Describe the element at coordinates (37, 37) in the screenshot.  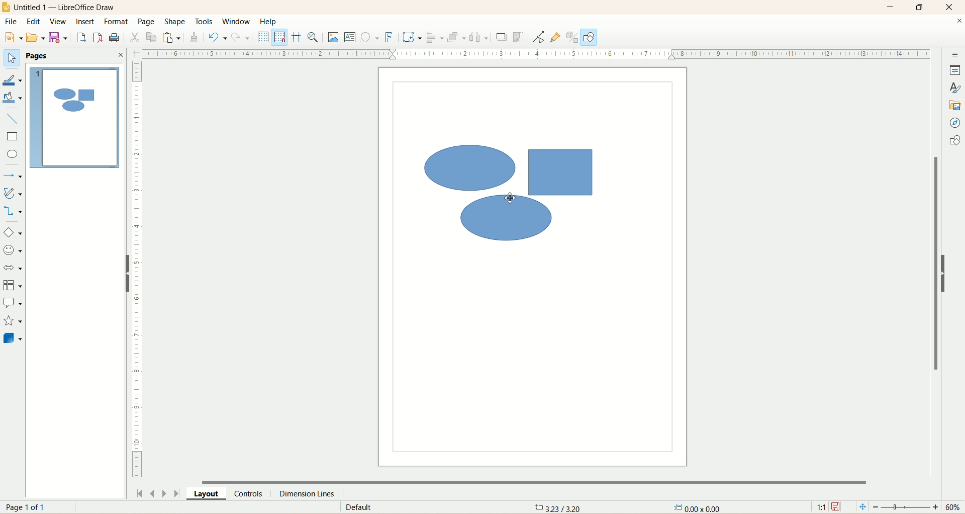
I see `open` at that location.